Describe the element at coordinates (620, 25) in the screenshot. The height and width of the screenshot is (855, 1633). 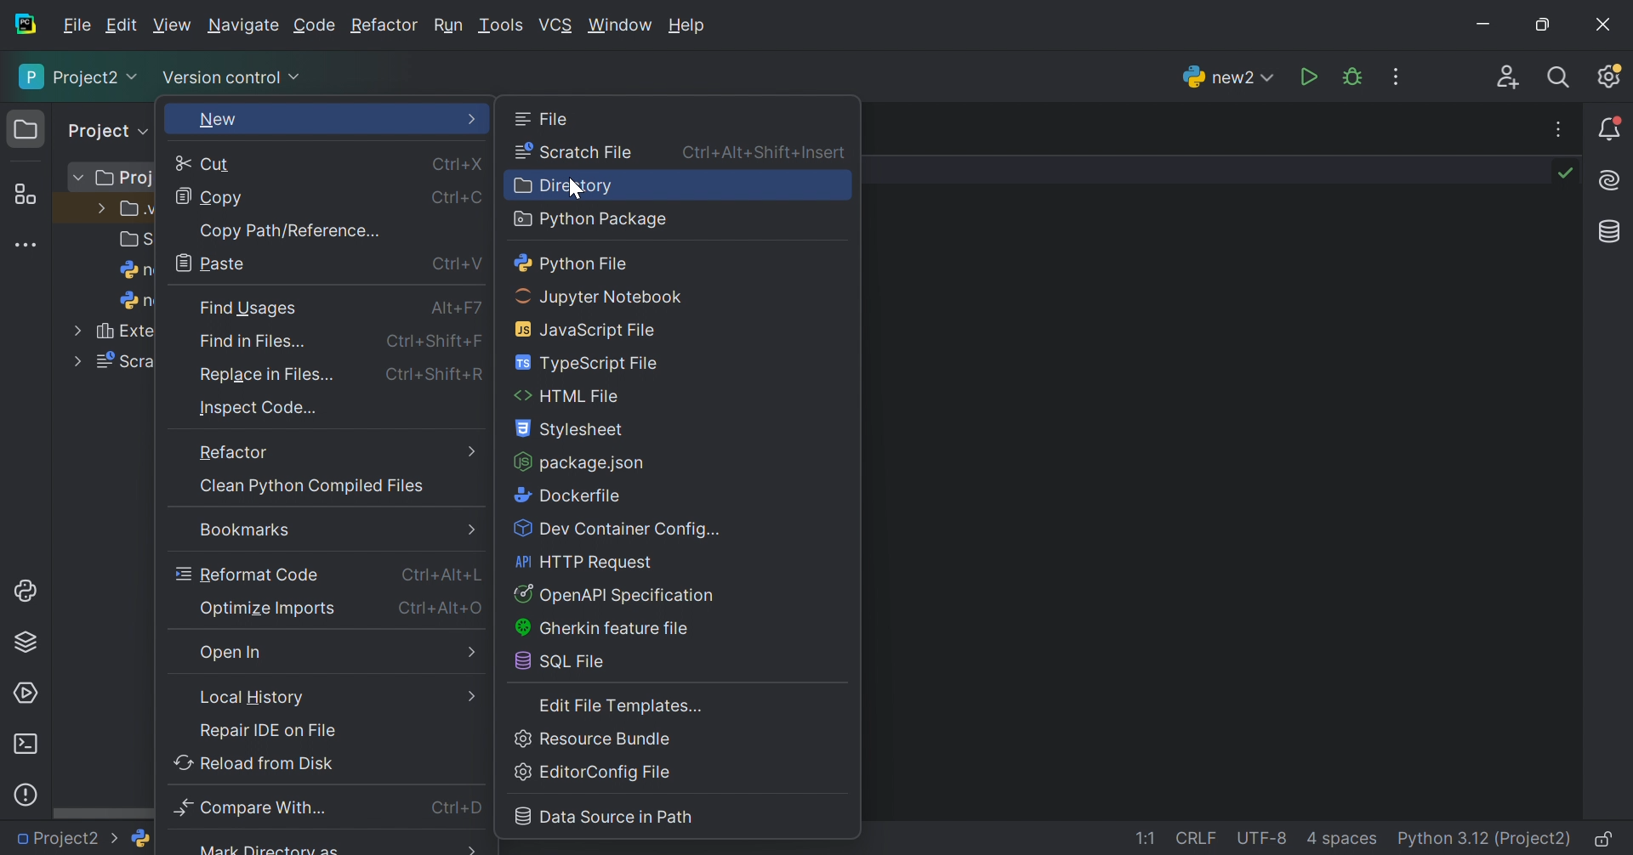
I see `Window` at that location.